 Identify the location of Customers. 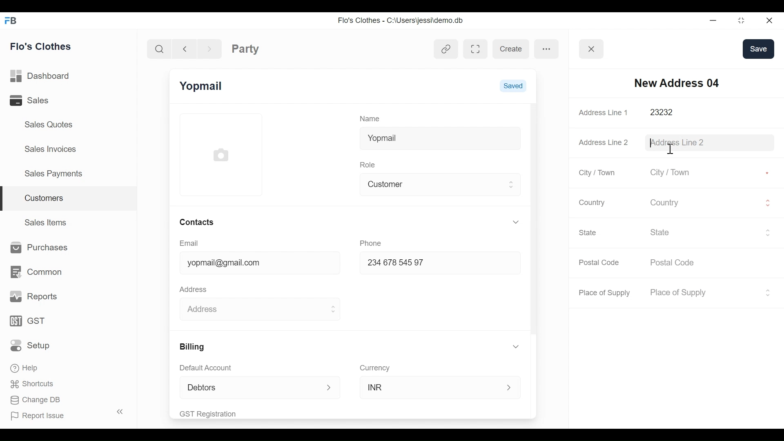
(69, 199).